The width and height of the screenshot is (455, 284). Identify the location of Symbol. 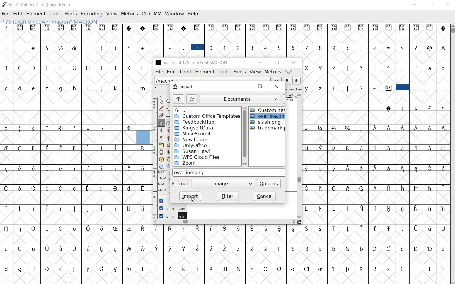
(88, 208).